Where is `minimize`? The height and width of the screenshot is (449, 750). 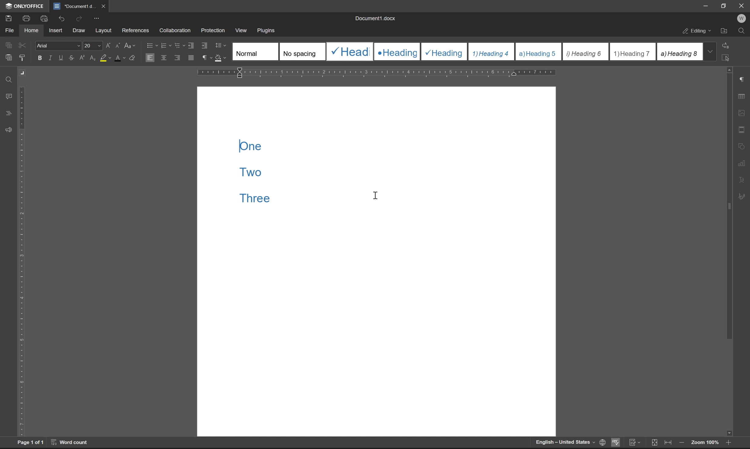
minimize is located at coordinates (706, 6).